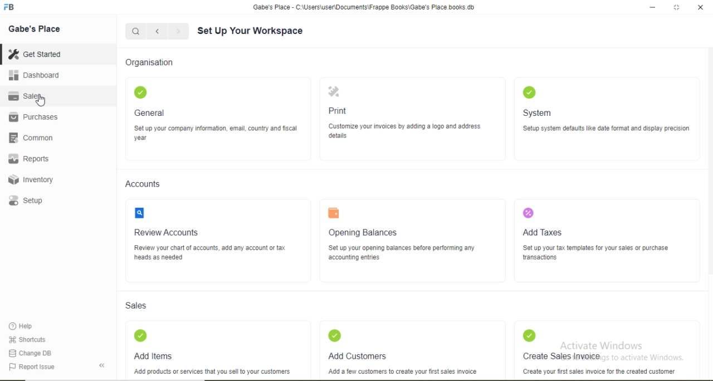 Image resolution: width=713 pixels, height=381 pixels. What do you see at coordinates (138, 335) in the screenshot?
I see `tick` at bounding box center [138, 335].